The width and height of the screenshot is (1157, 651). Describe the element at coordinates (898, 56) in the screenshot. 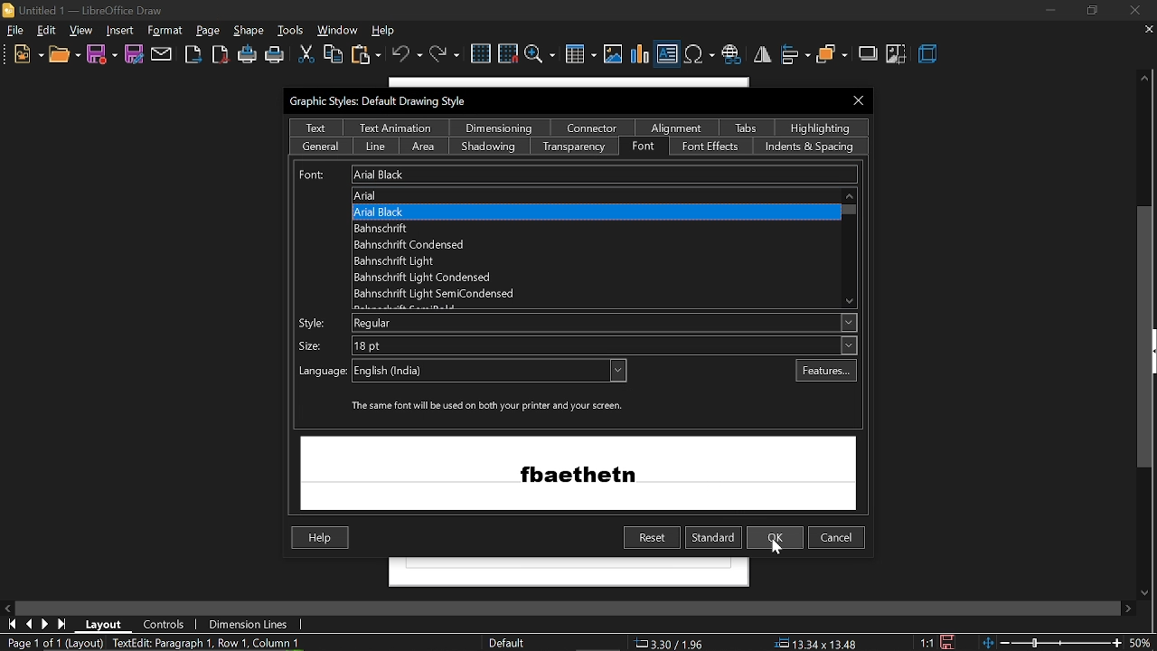

I see `crop` at that location.